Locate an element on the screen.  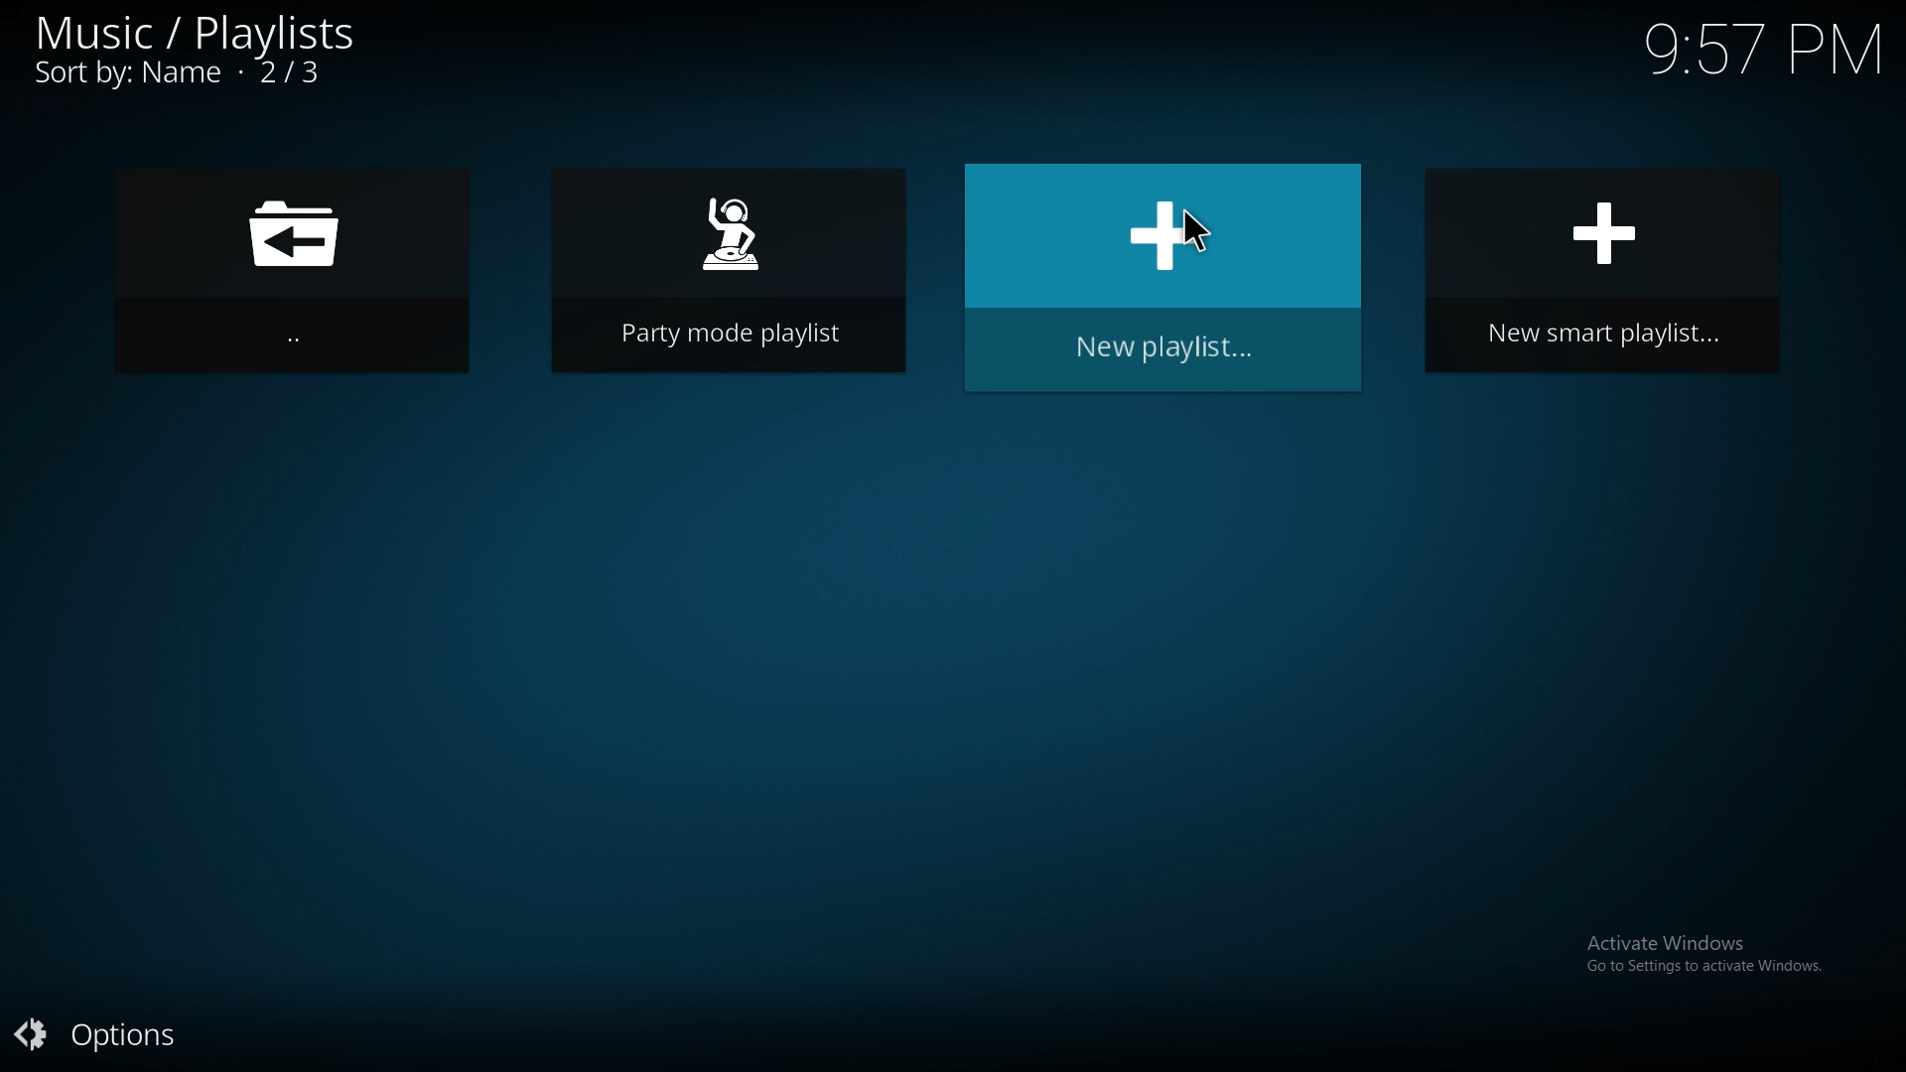
9:57 PM is located at coordinates (1763, 58).